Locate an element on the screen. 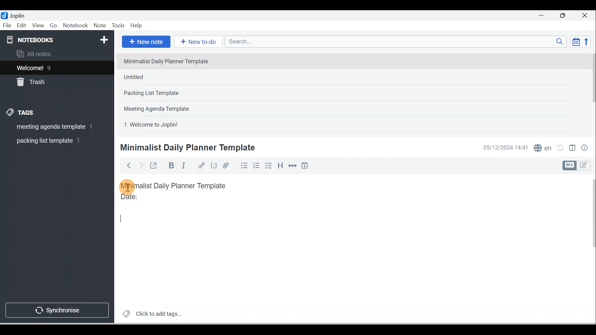 This screenshot has width=596, height=335. Note 3 is located at coordinates (171, 93).